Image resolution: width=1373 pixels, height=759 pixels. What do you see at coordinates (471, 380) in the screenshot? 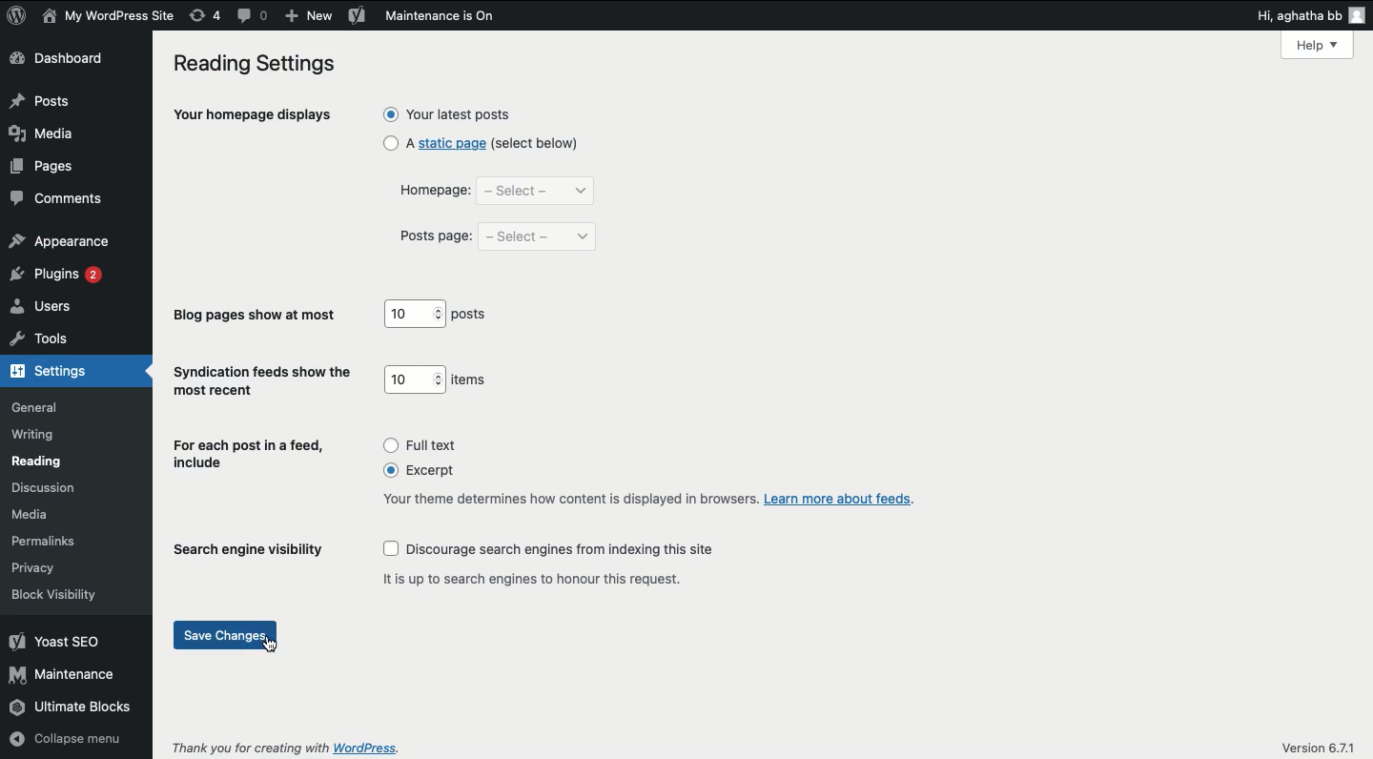
I see `items` at bounding box center [471, 380].